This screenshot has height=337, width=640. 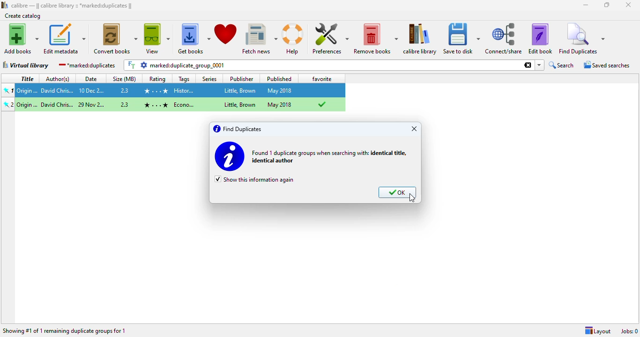 What do you see at coordinates (65, 330) in the screenshot?
I see `showing #1 of 1 remaining duplicate groups for 1` at bounding box center [65, 330].